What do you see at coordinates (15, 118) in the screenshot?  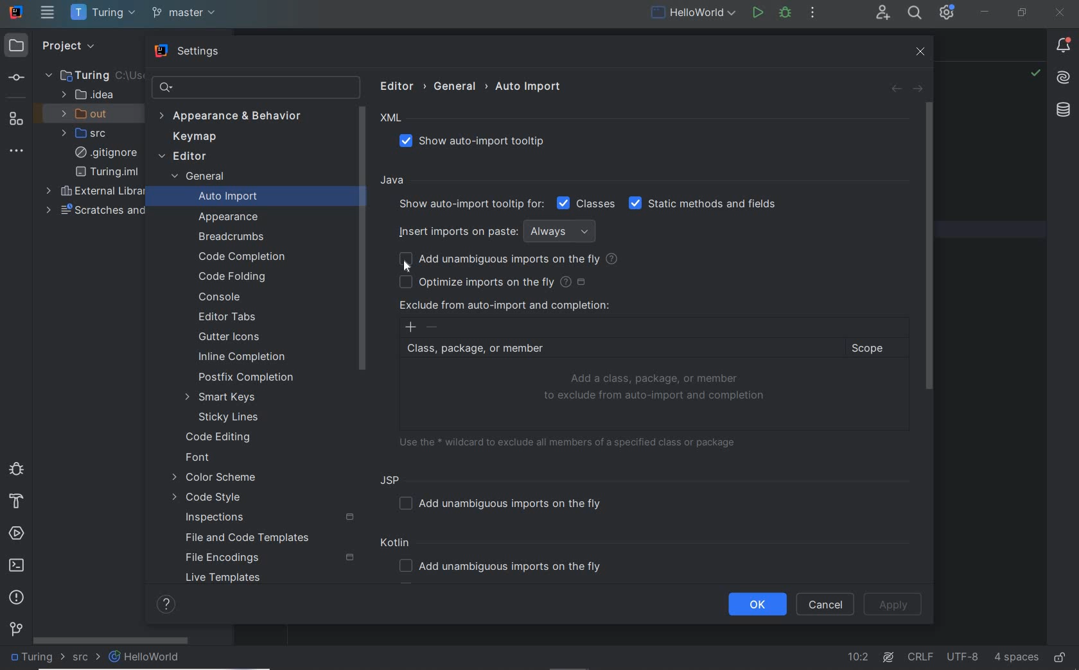 I see `structure` at bounding box center [15, 118].